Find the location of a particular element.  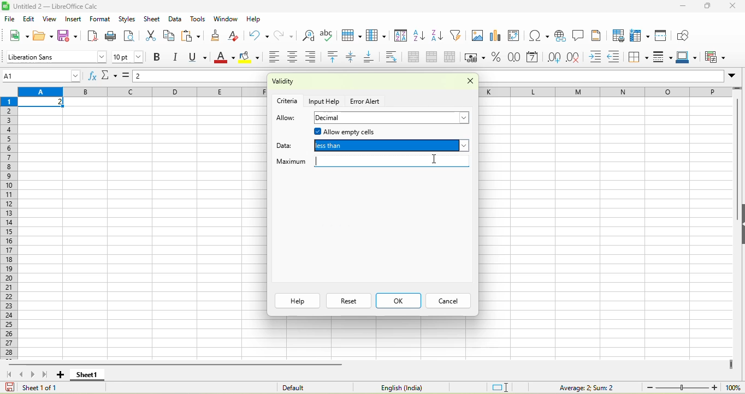

formula bar is located at coordinates (201, 77).